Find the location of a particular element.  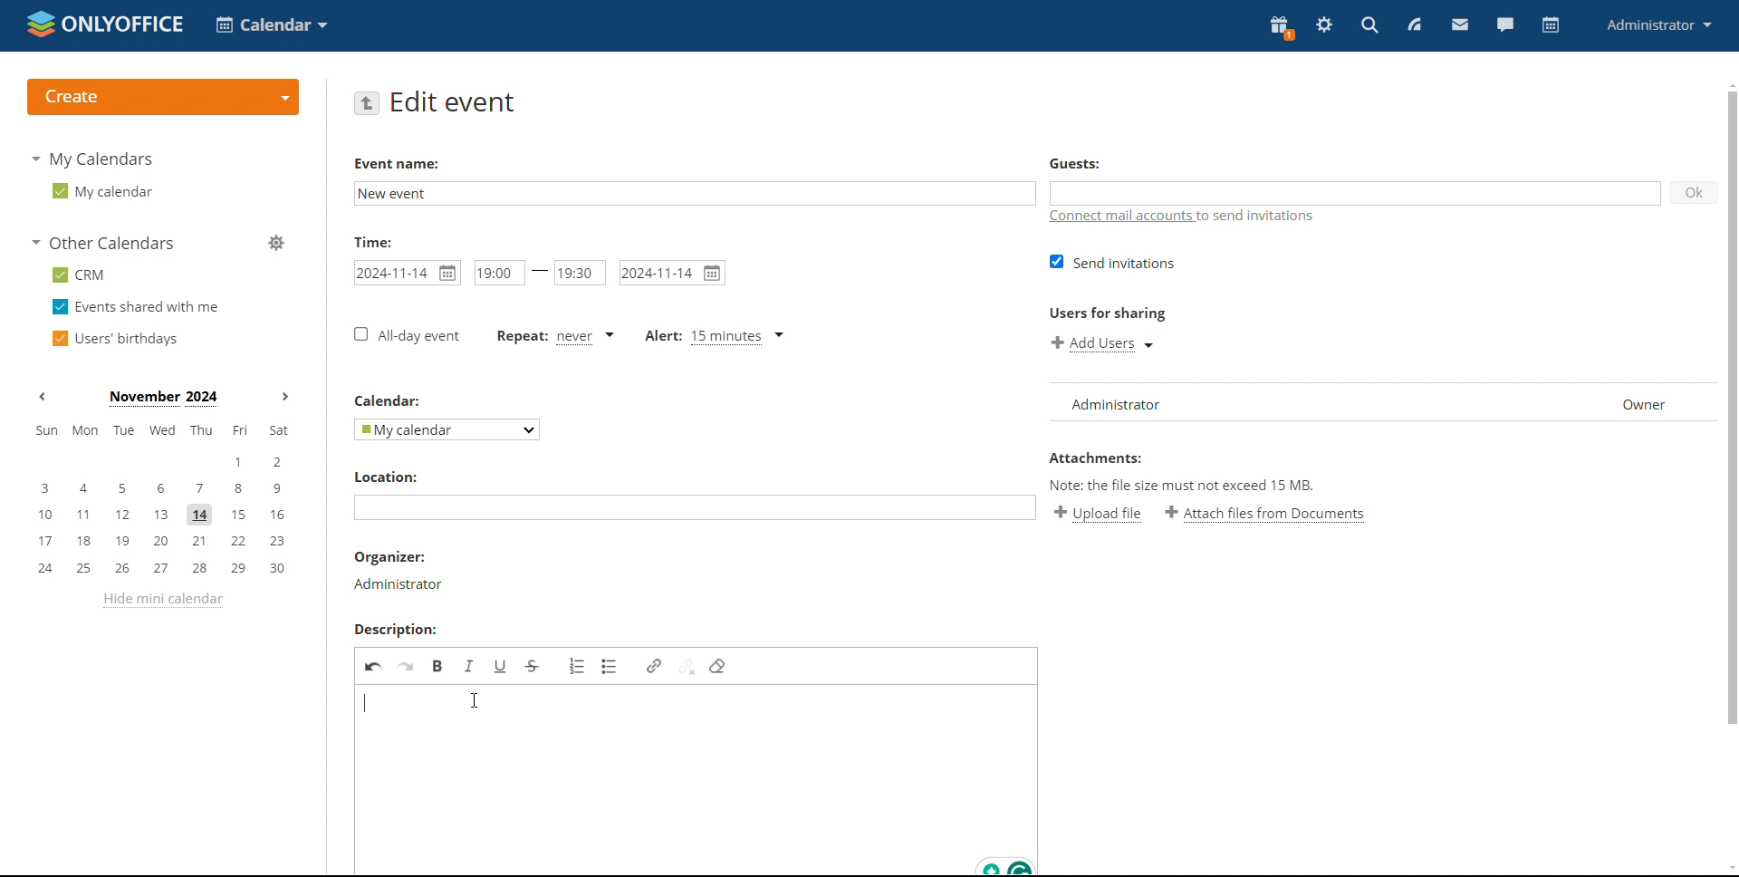

logo is located at coordinates (105, 25).